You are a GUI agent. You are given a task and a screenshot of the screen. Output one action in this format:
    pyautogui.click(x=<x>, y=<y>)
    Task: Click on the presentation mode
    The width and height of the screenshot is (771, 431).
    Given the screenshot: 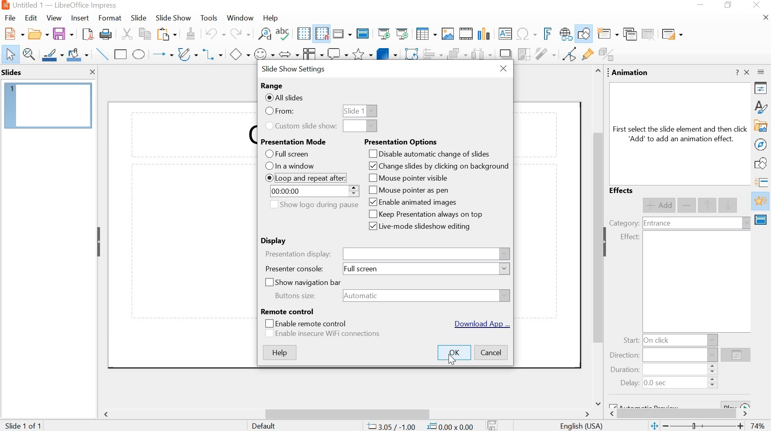 What is the action you would take?
    pyautogui.click(x=295, y=142)
    